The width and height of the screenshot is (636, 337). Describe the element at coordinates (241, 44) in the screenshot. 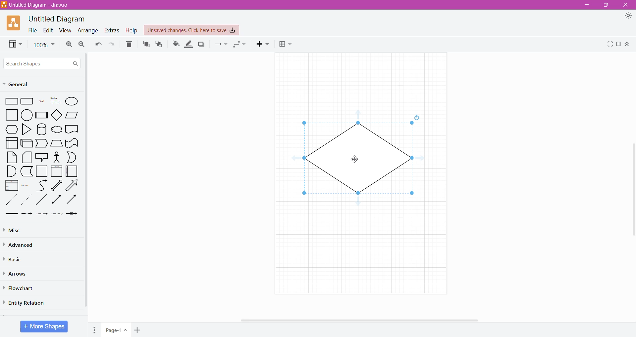

I see `Waypoints` at that location.